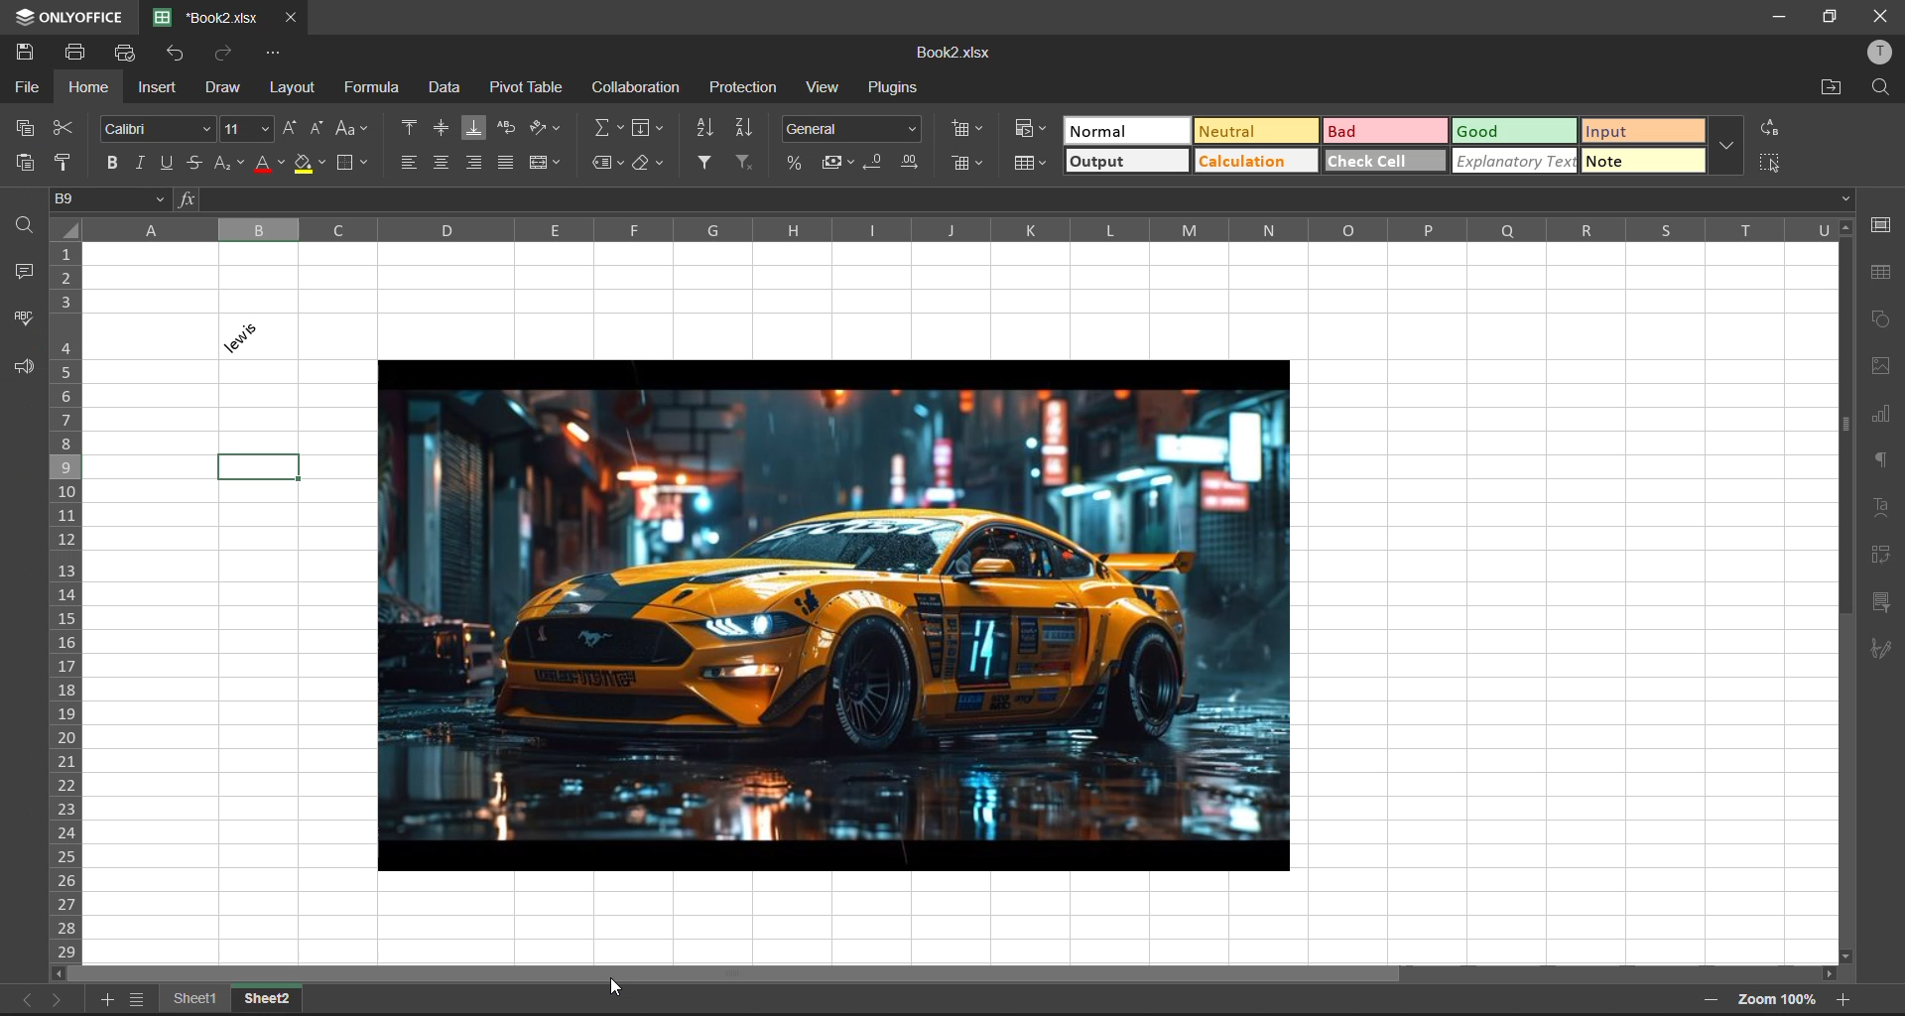 The image size is (1905, 1016). Describe the element at coordinates (289, 20) in the screenshot. I see `close tab` at that location.